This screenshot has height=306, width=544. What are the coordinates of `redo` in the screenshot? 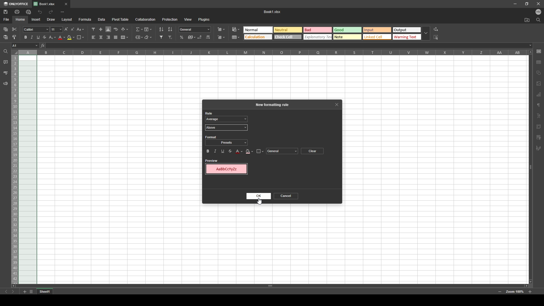 It's located at (51, 12).